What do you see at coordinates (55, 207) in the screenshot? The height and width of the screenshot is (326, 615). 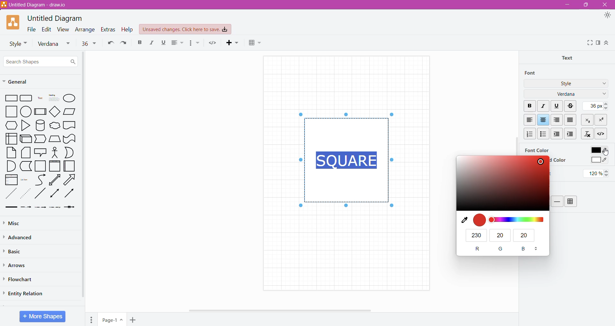 I see `Dotted Arrow ` at bounding box center [55, 207].